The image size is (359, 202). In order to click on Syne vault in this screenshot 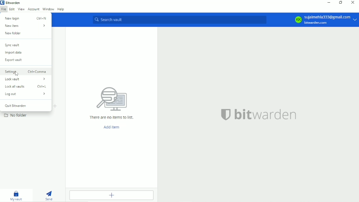, I will do `click(12, 45)`.